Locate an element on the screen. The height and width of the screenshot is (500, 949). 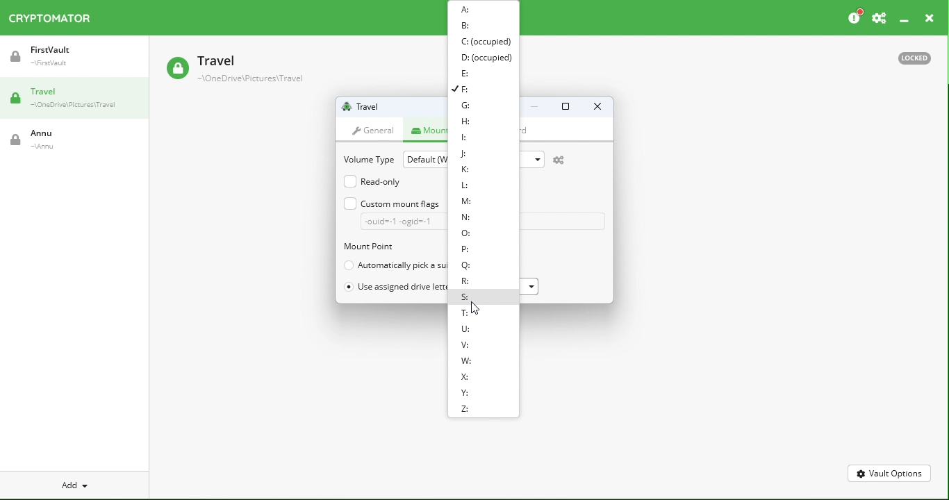
Please consider donating is located at coordinates (854, 16).